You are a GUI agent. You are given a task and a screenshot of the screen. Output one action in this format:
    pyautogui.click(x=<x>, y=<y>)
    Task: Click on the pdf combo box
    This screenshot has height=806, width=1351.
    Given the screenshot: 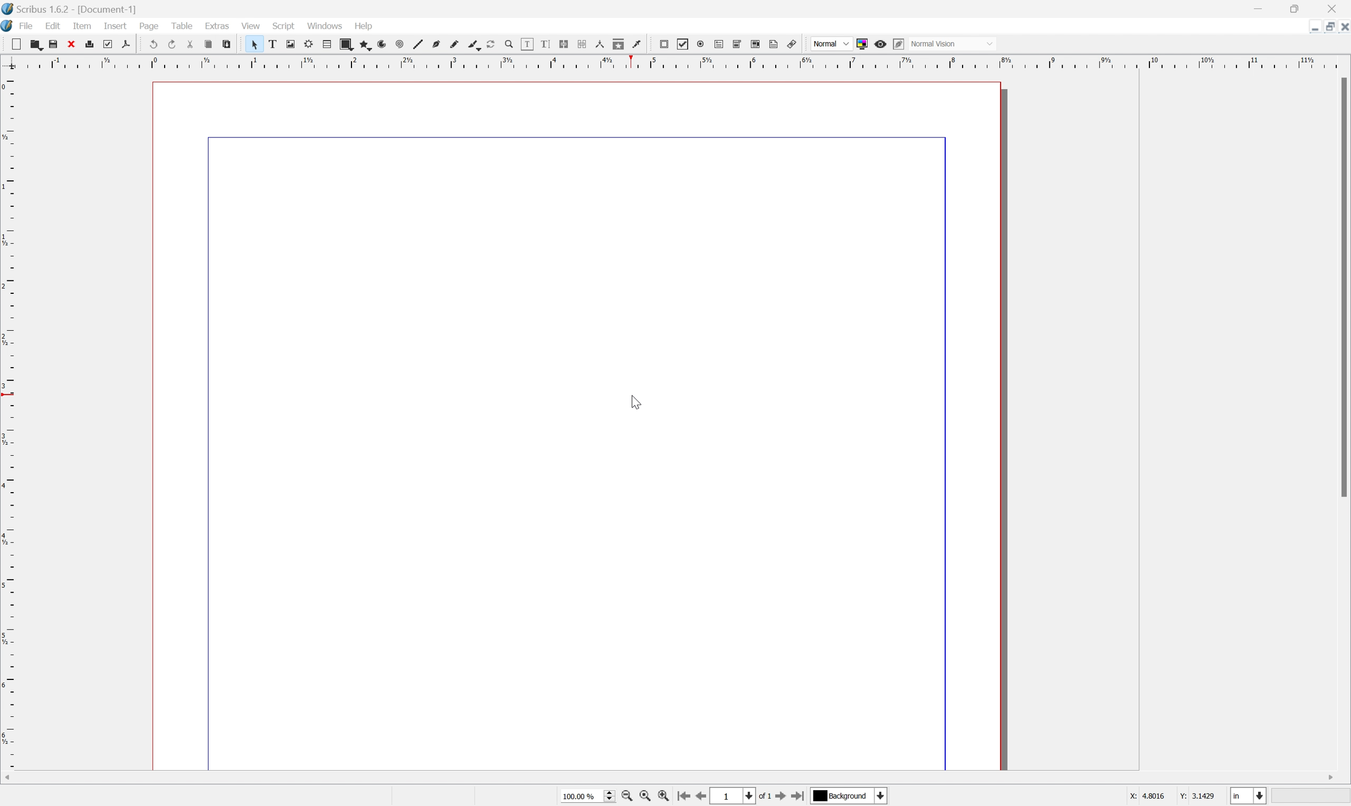 What is the action you would take?
    pyautogui.click(x=739, y=43)
    